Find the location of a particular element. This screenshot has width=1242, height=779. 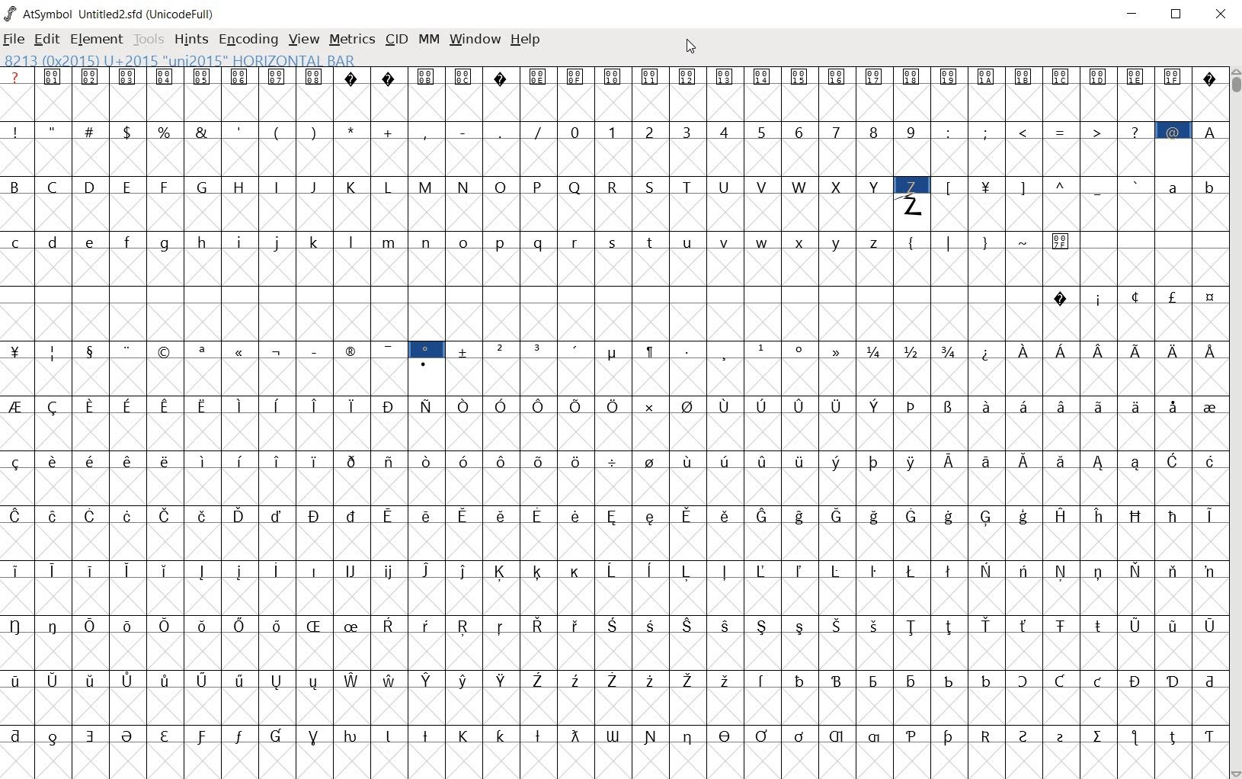

MM is located at coordinates (430, 40).